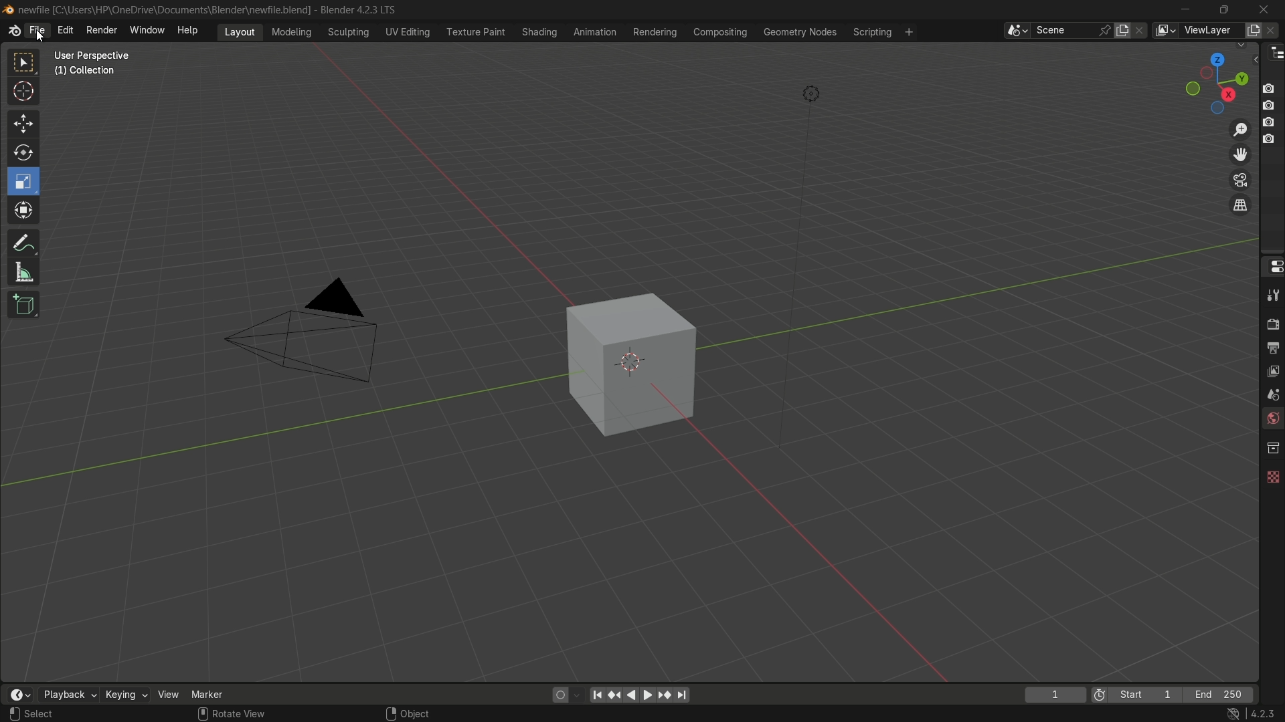 The width and height of the screenshot is (1285, 722). Describe the element at coordinates (1272, 265) in the screenshot. I see `properties` at that location.